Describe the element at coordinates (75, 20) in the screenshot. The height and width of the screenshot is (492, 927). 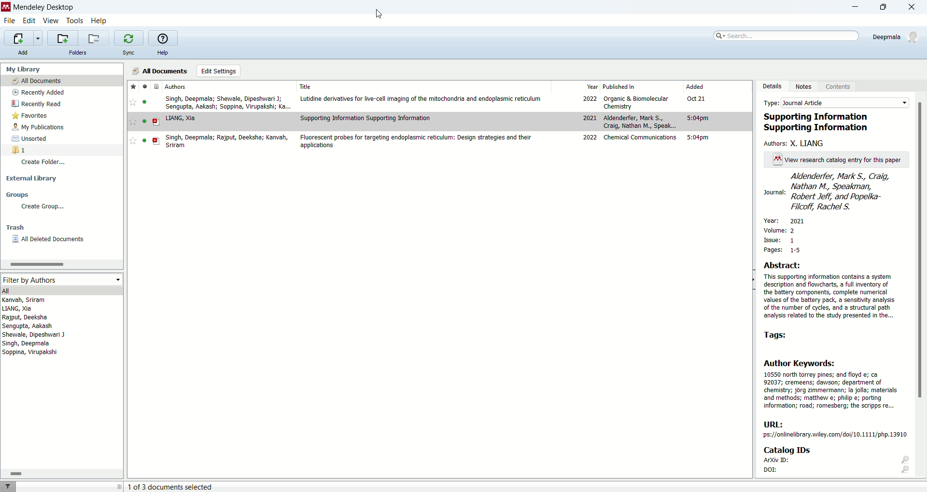
I see `tools` at that location.